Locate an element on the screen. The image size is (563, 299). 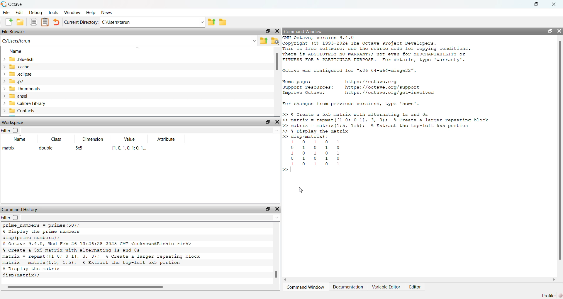
Octave was configured for "x86_64-w64-mingw32". is located at coordinates (351, 71).